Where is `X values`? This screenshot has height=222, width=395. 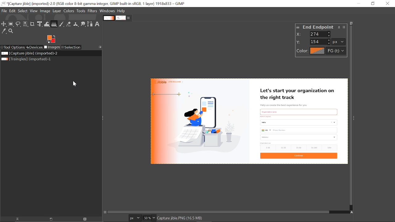 X values is located at coordinates (321, 34).